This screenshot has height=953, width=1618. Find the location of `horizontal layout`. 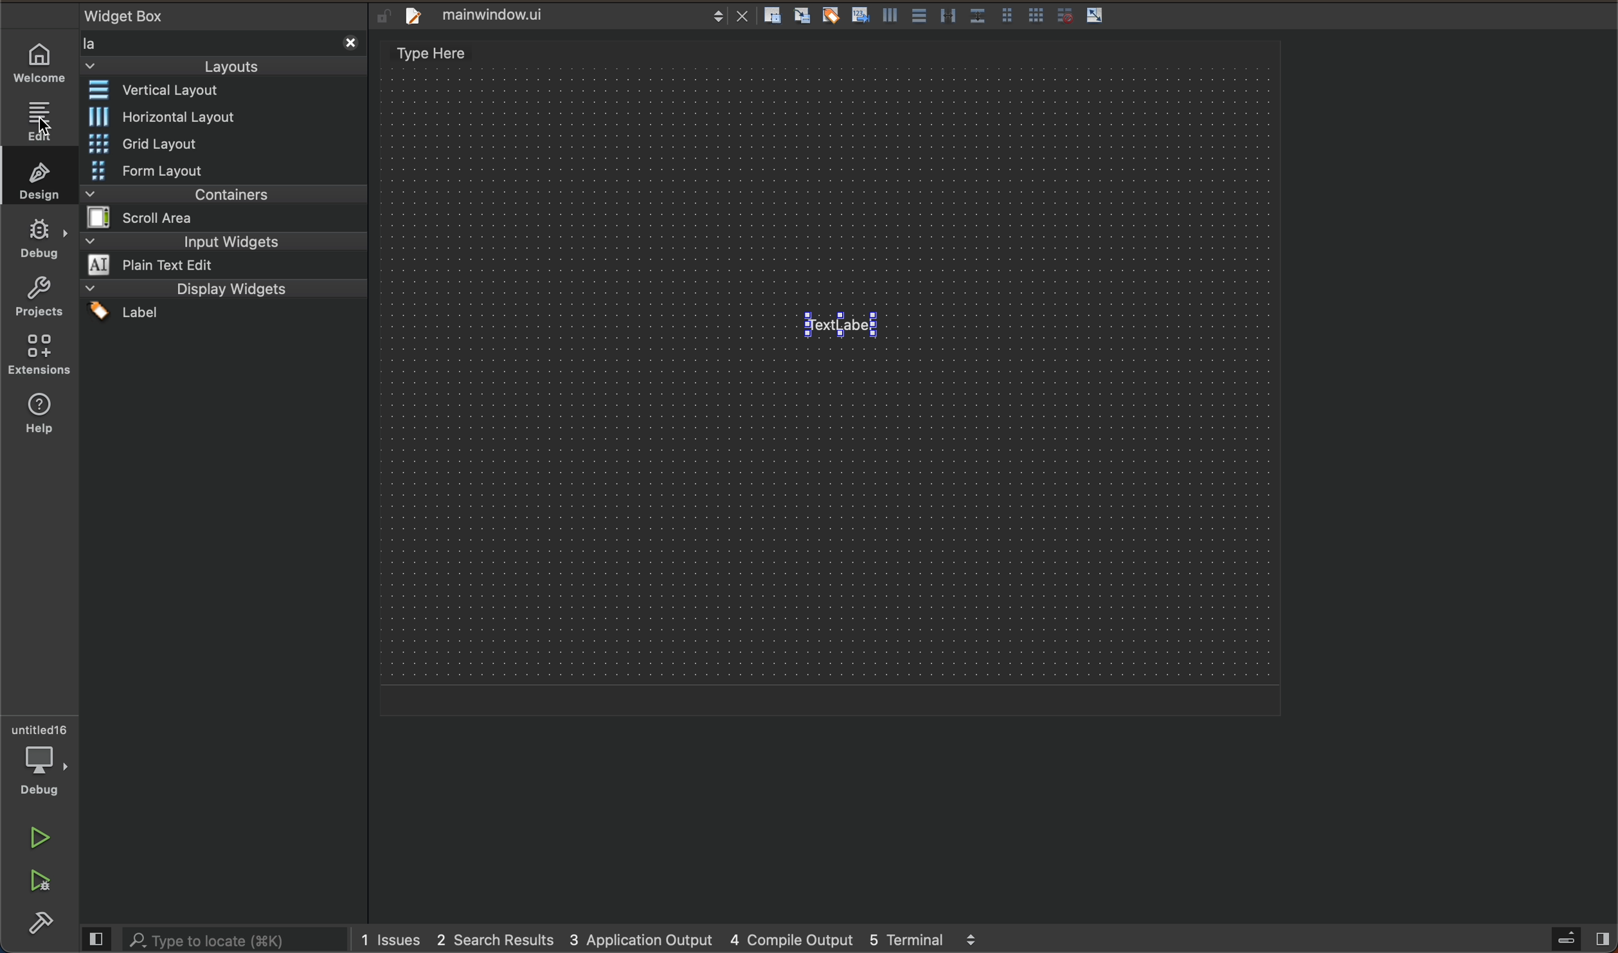

horizontal layout is located at coordinates (889, 14).